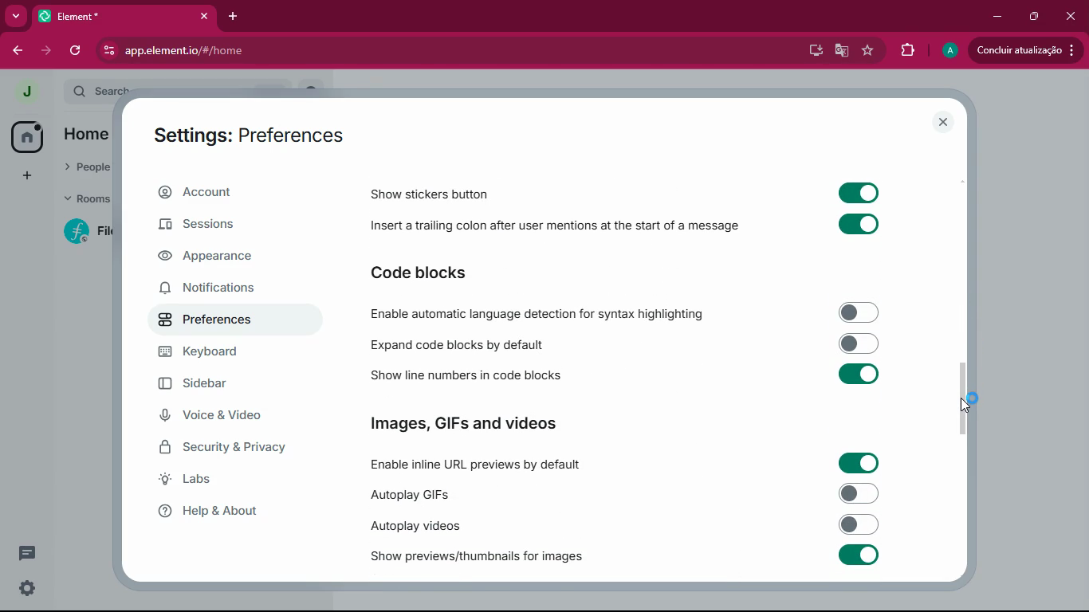 Image resolution: width=1089 pixels, height=612 pixels. I want to click on Cursor, so click(970, 404).